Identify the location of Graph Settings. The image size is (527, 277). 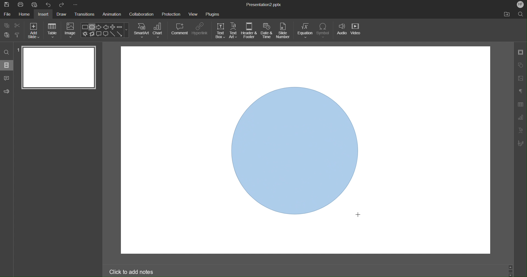
(519, 118).